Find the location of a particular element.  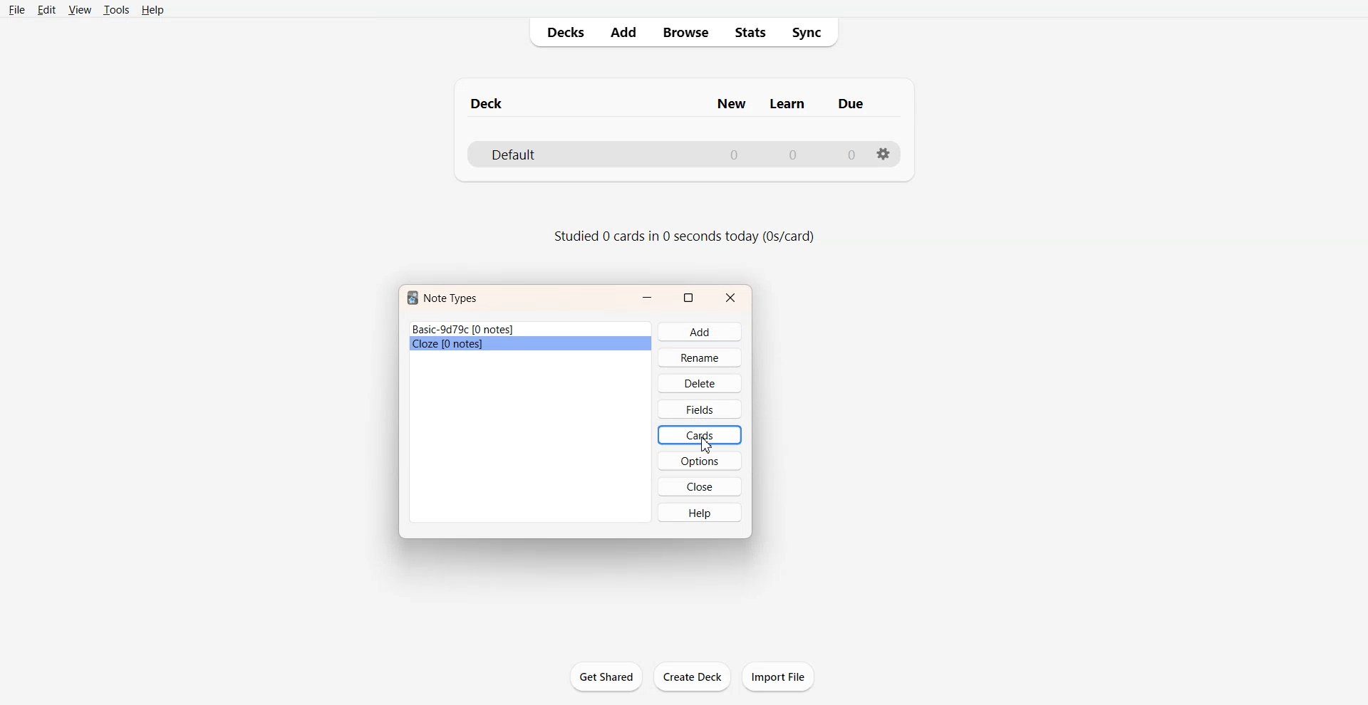

Rename is located at coordinates (700, 357).